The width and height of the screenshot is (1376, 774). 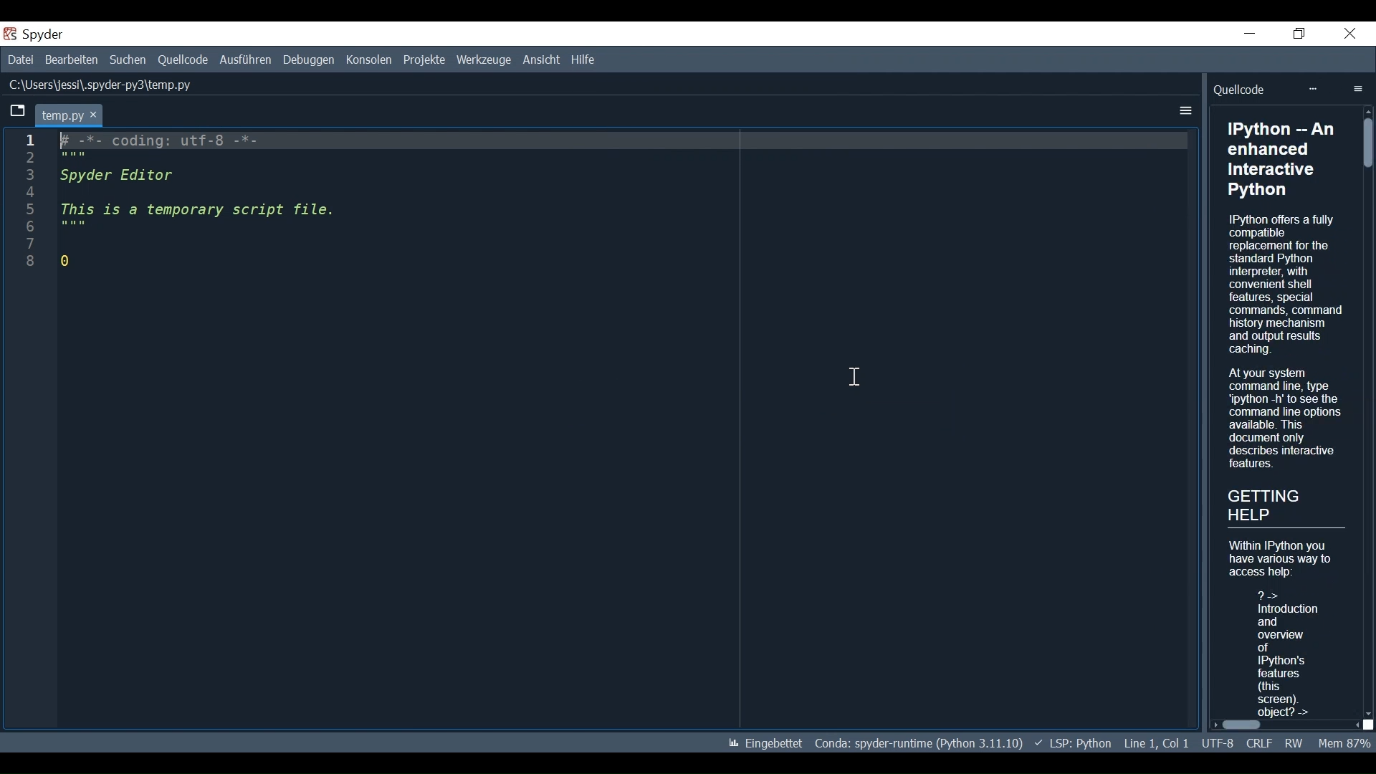 I want to click on LSP: Python , so click(x=1074, y=742).